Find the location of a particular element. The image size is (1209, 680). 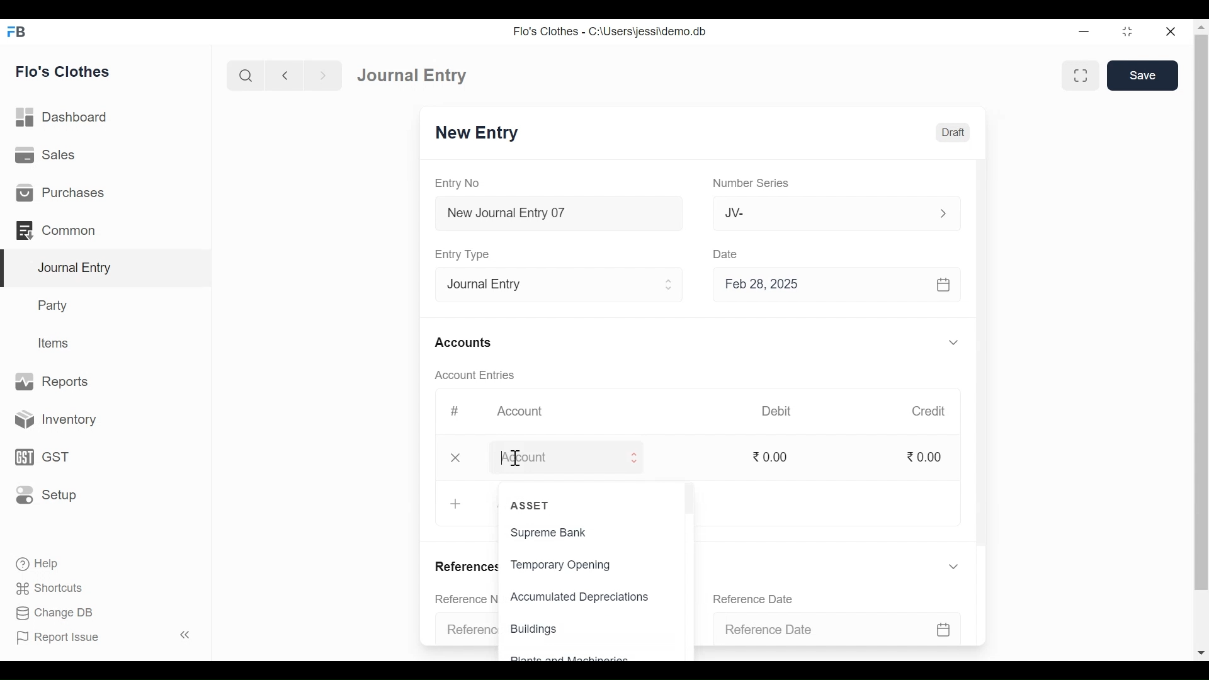

Toggle form and full width is located at coordinates (1081, 76).